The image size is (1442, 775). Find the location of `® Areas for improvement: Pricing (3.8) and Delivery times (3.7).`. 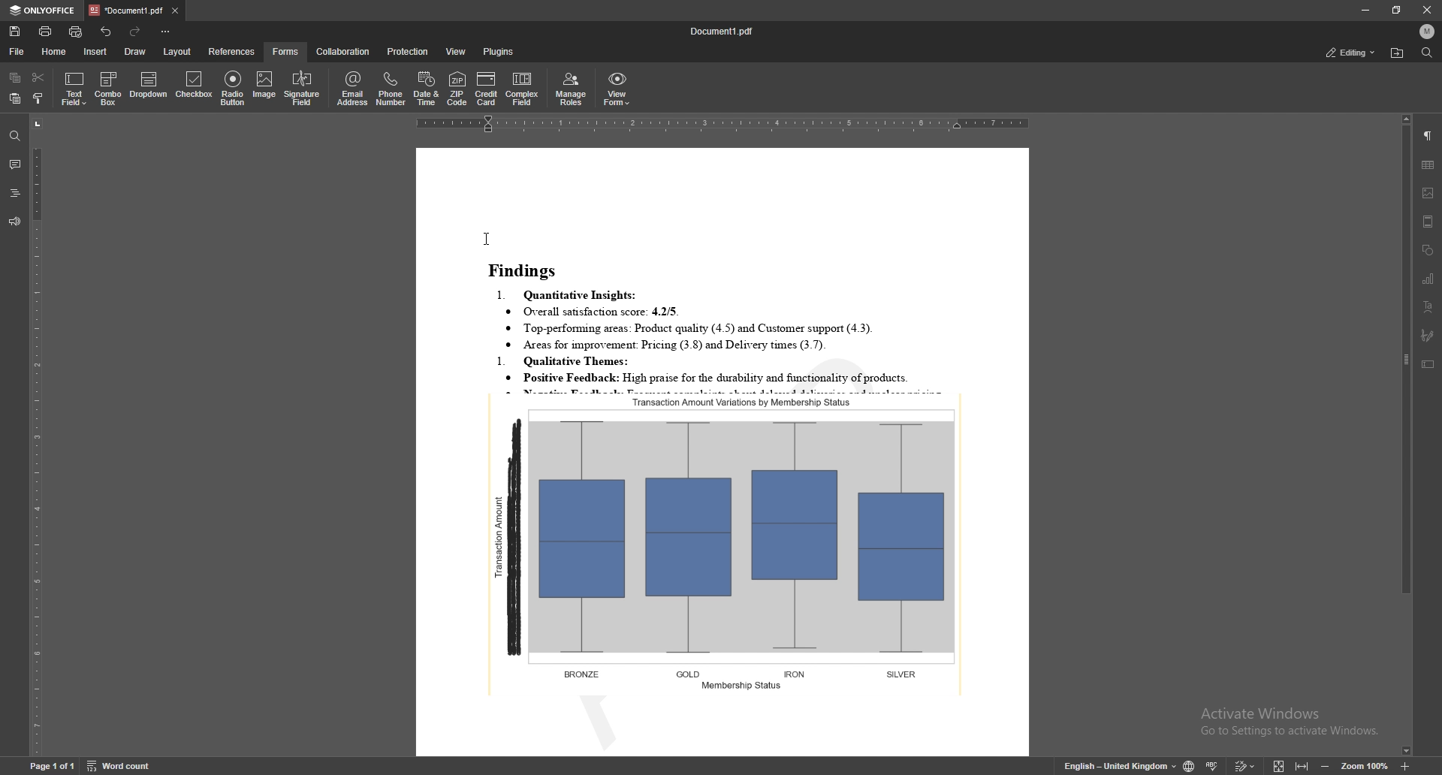

® Areas for improvement: Pricing (3.8) and Delivery times (3.7). is located at coordinates (666, 345).